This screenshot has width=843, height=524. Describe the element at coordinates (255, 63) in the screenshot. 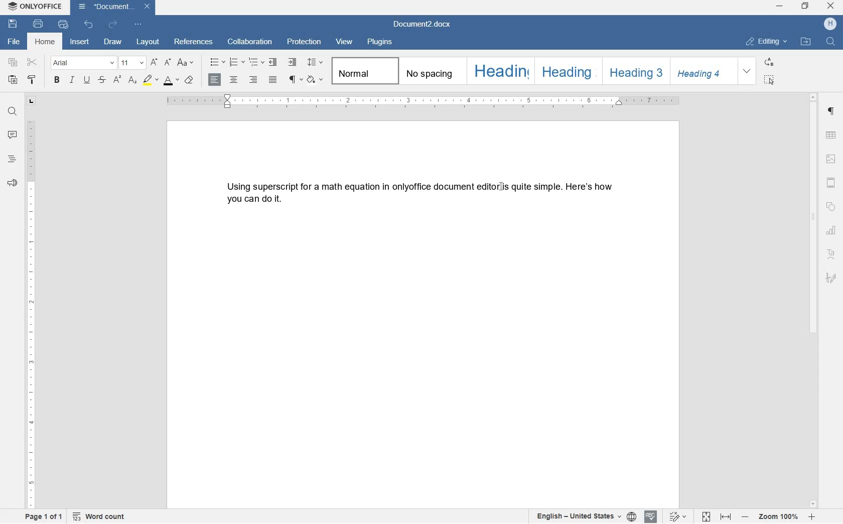

I see `multilevel list` at that location.